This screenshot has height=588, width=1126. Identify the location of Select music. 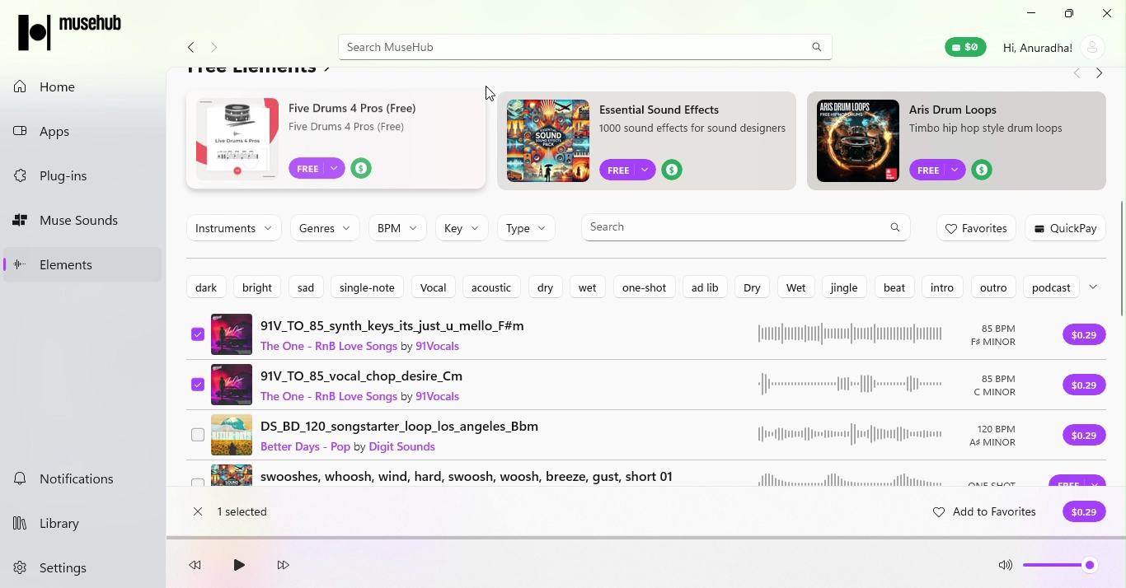
(198, 386).